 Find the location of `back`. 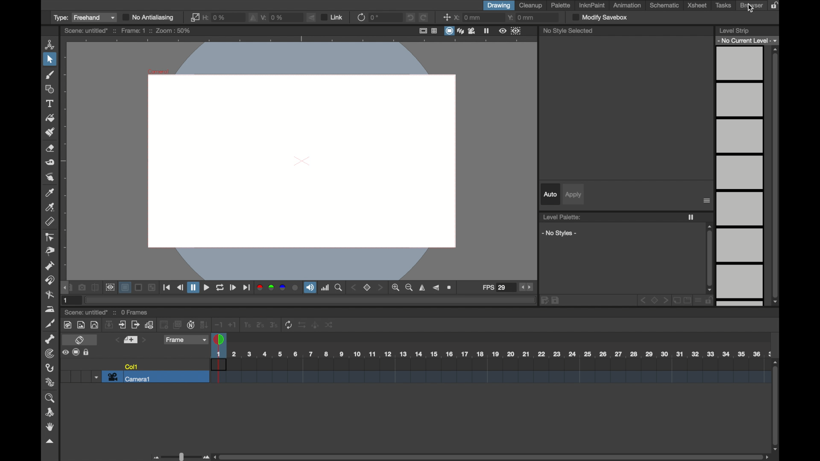

back is located at coordinates (163, 324).